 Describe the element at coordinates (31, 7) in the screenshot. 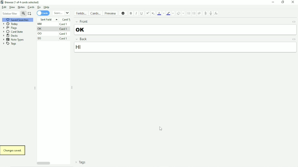

I see `Cards` at that location.